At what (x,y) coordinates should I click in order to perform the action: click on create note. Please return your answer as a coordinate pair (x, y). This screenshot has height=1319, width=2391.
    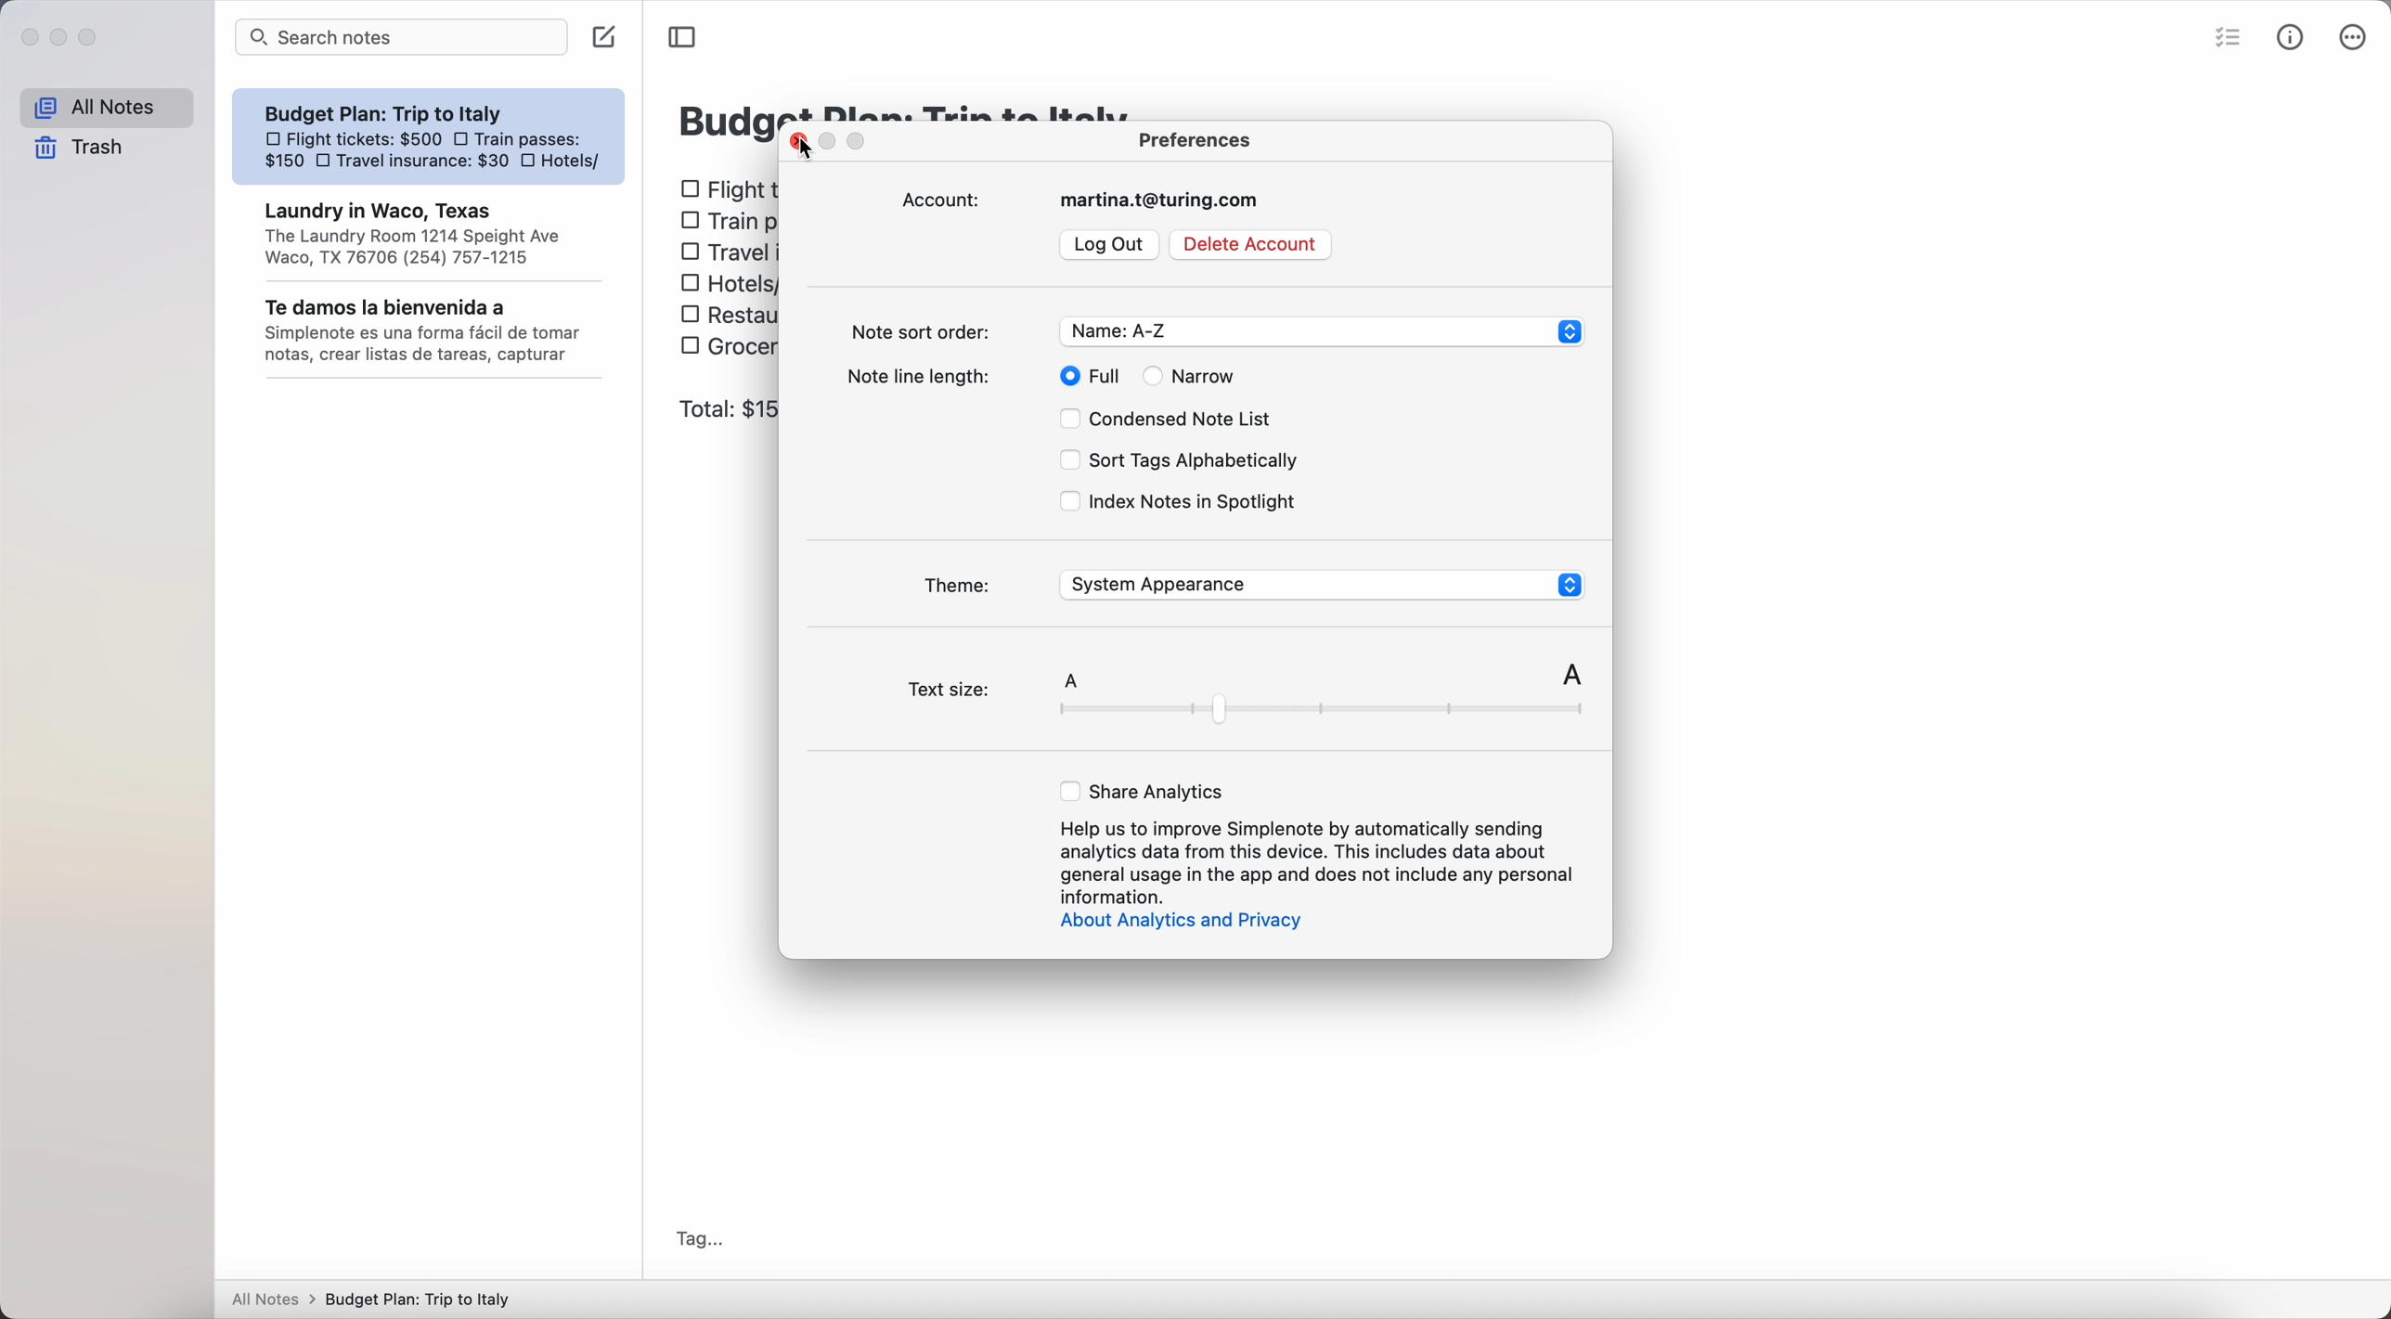
    Looking at the image, I should click on (605, 36).